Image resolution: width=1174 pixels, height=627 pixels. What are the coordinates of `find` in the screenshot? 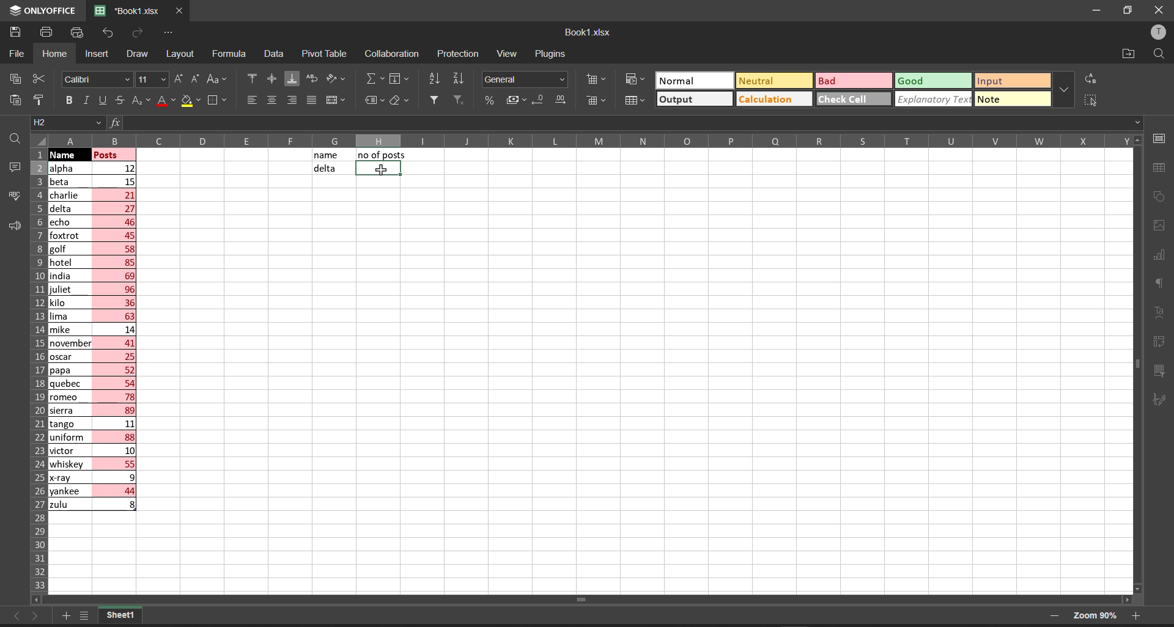 It's located at (1161, 53).